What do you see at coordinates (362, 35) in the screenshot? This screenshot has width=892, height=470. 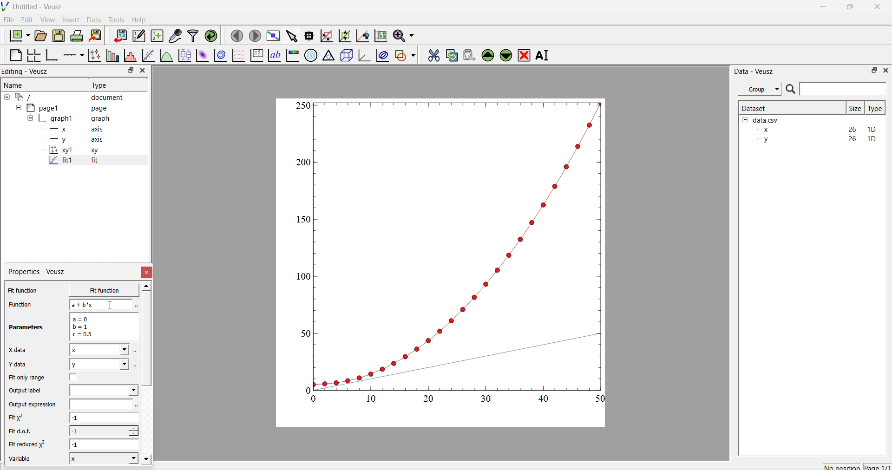 I see `Recenter graph axis` at bounding box center [362, 35].